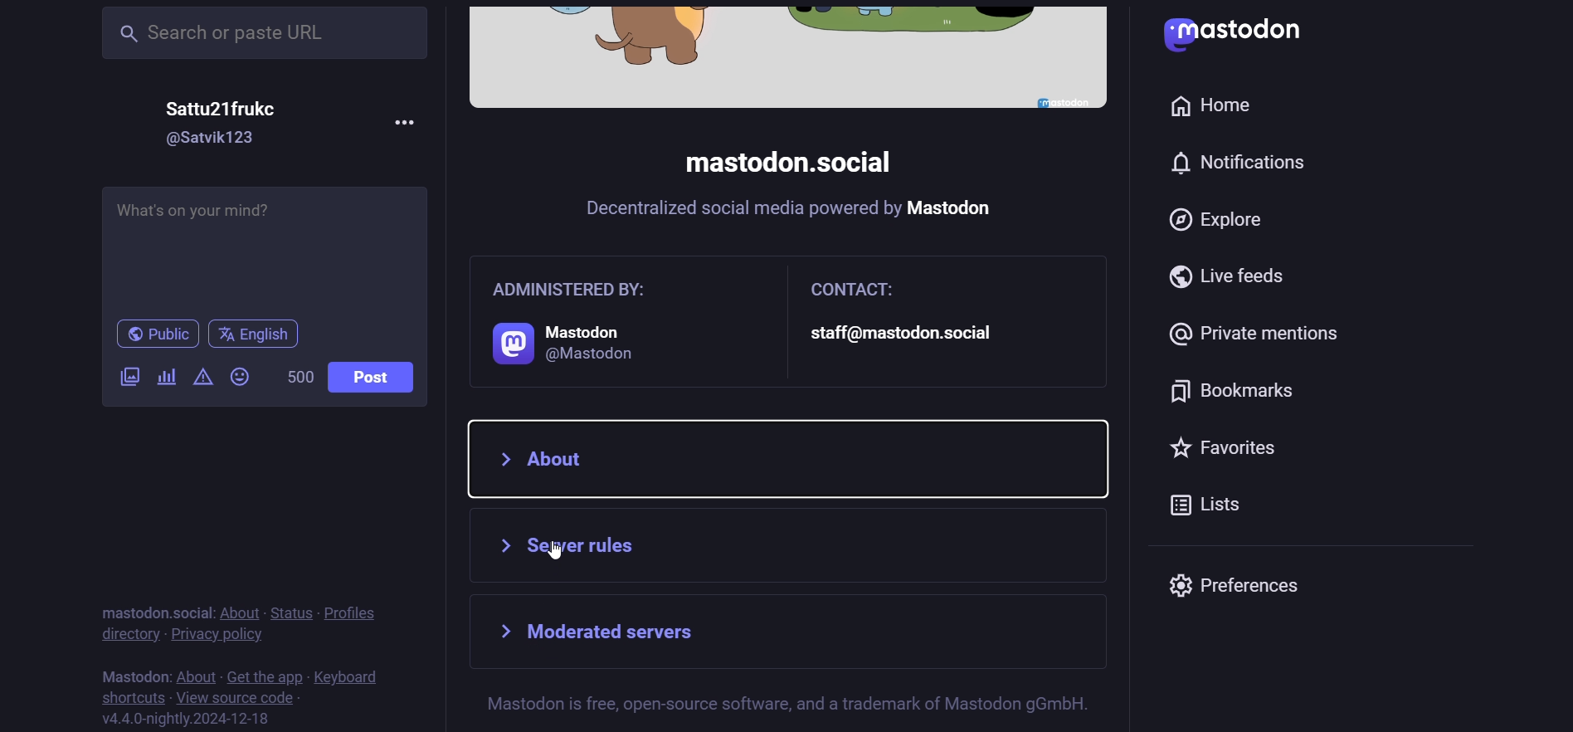 This screenshot has width=1573, height=732. Describe the element at coordinates (1248, 163) in the screenshot. I see `notification` at that location.